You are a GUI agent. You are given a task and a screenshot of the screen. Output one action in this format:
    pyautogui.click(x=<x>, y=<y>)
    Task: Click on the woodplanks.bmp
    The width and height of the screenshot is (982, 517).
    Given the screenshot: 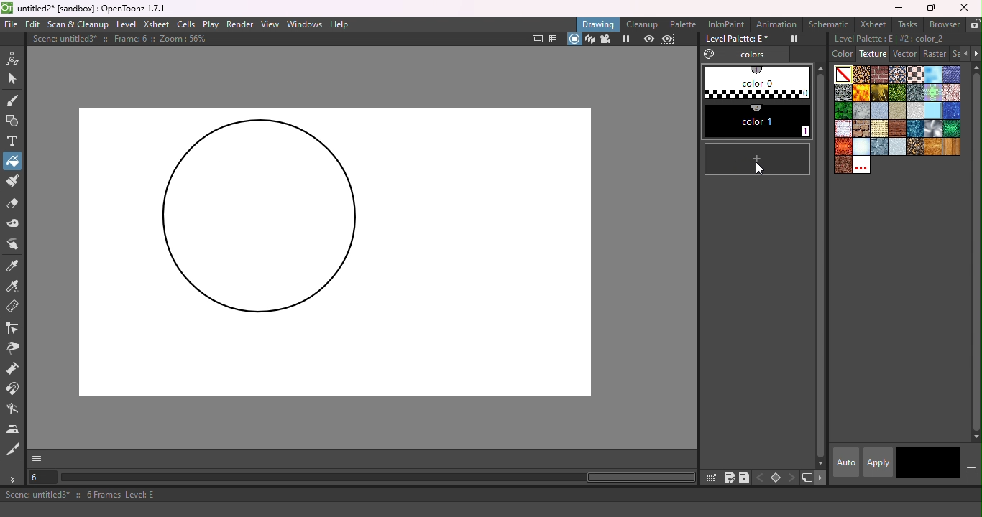 What is the action you would take?
    pyautogui.click(x=952, y=147)
    